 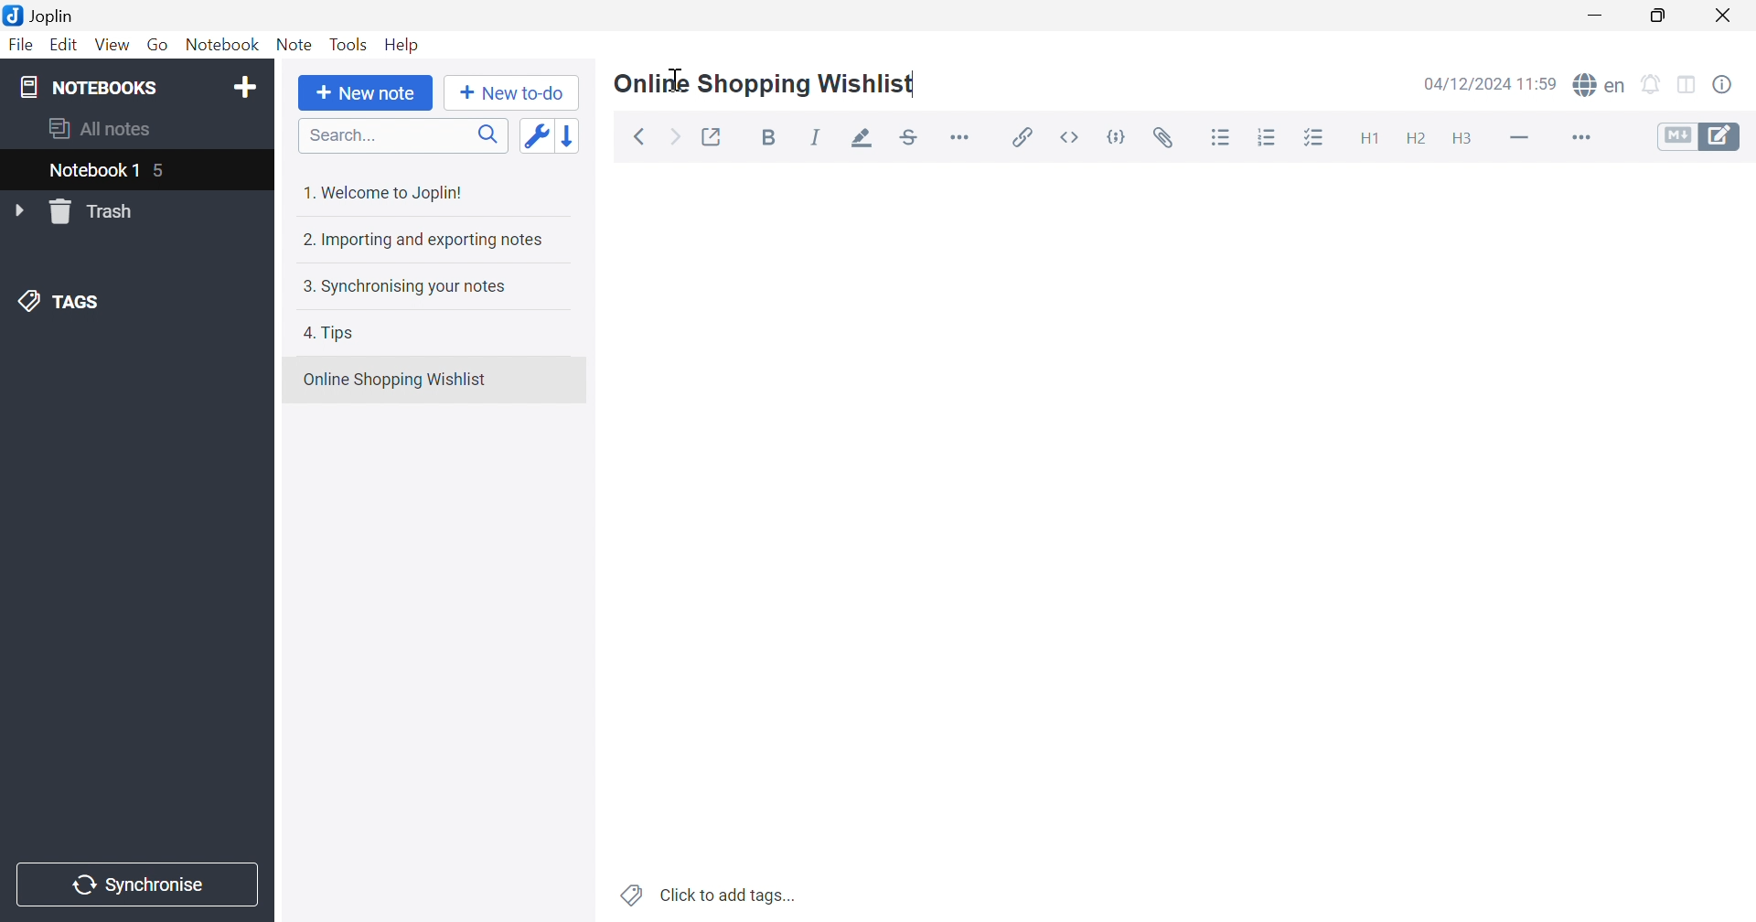 I want to click on Help, so click(x=402, y=44).